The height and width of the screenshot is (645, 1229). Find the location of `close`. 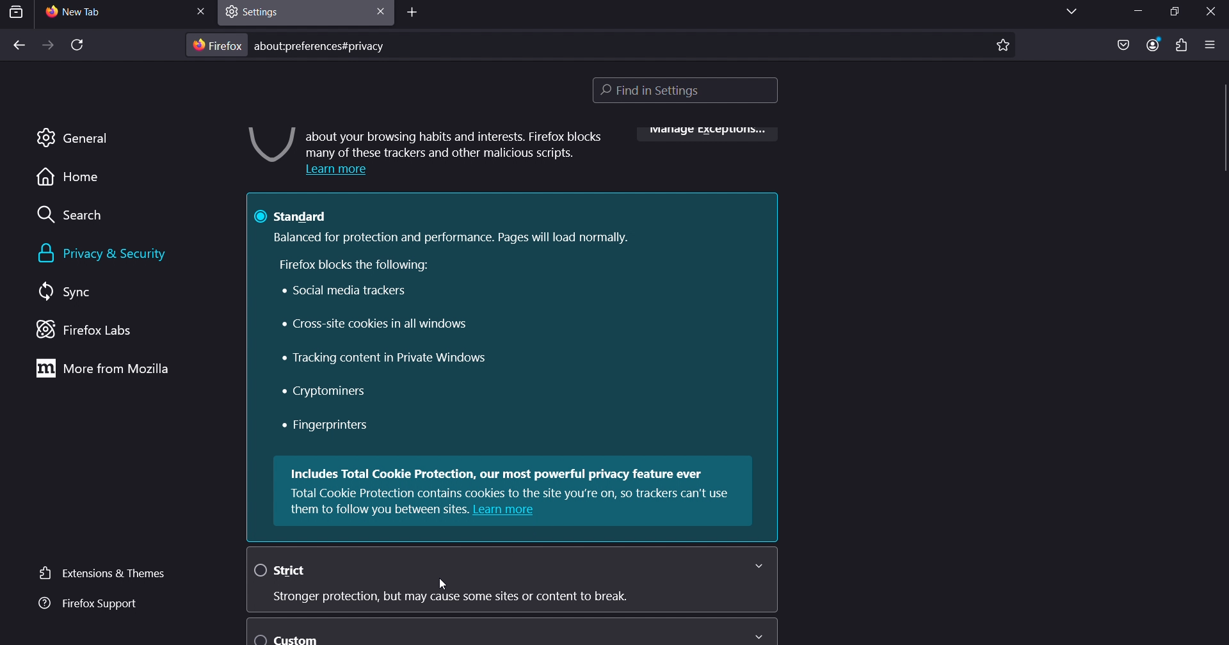

close is located at coordinates (1213, 11).